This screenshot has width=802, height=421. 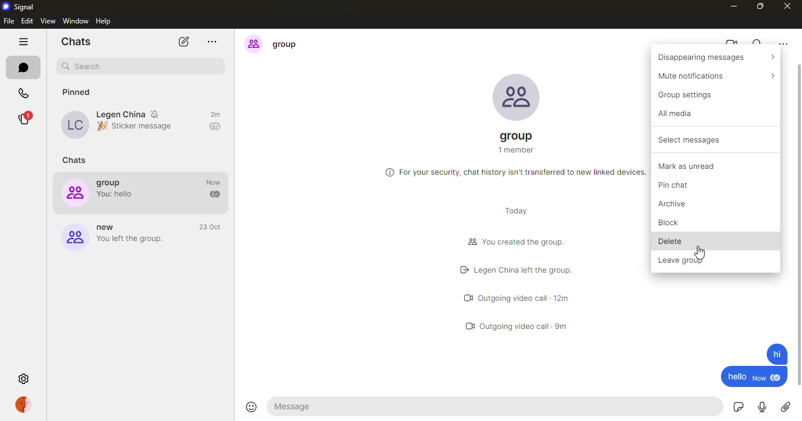 I want to click on profile icon, so click(x=252, y=43).